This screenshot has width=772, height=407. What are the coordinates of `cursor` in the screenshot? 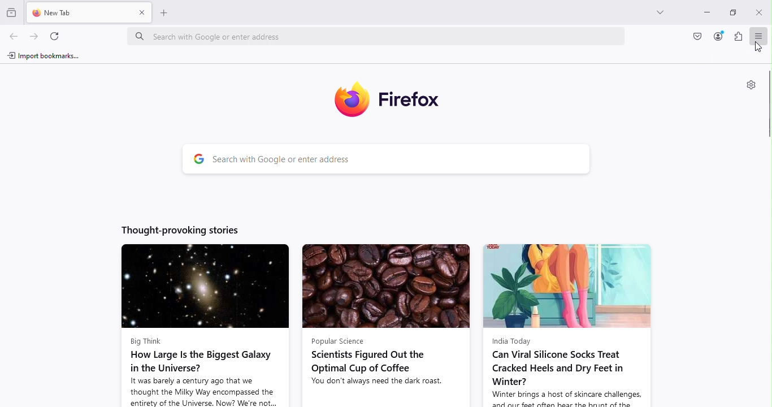 It's located at (757, 47).